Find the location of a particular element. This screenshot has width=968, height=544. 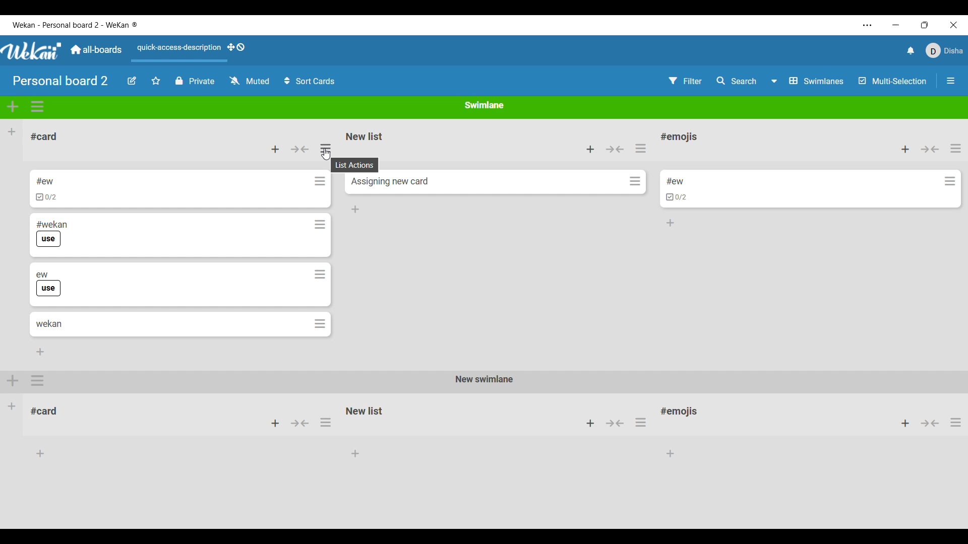

Multi-selection is located at coordinates (893, 81).